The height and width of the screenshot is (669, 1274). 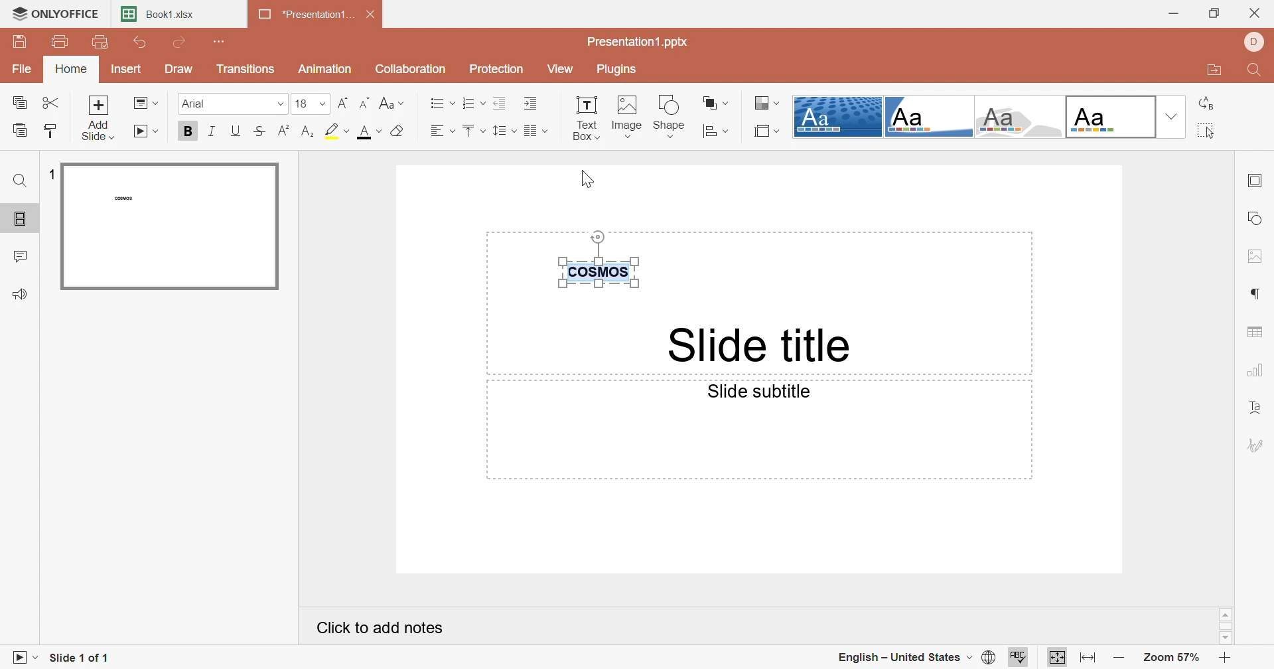 What do you see at coordinates (283, 132) in the screenshot?
I see `Superscript` at bounding box center [283, 132].